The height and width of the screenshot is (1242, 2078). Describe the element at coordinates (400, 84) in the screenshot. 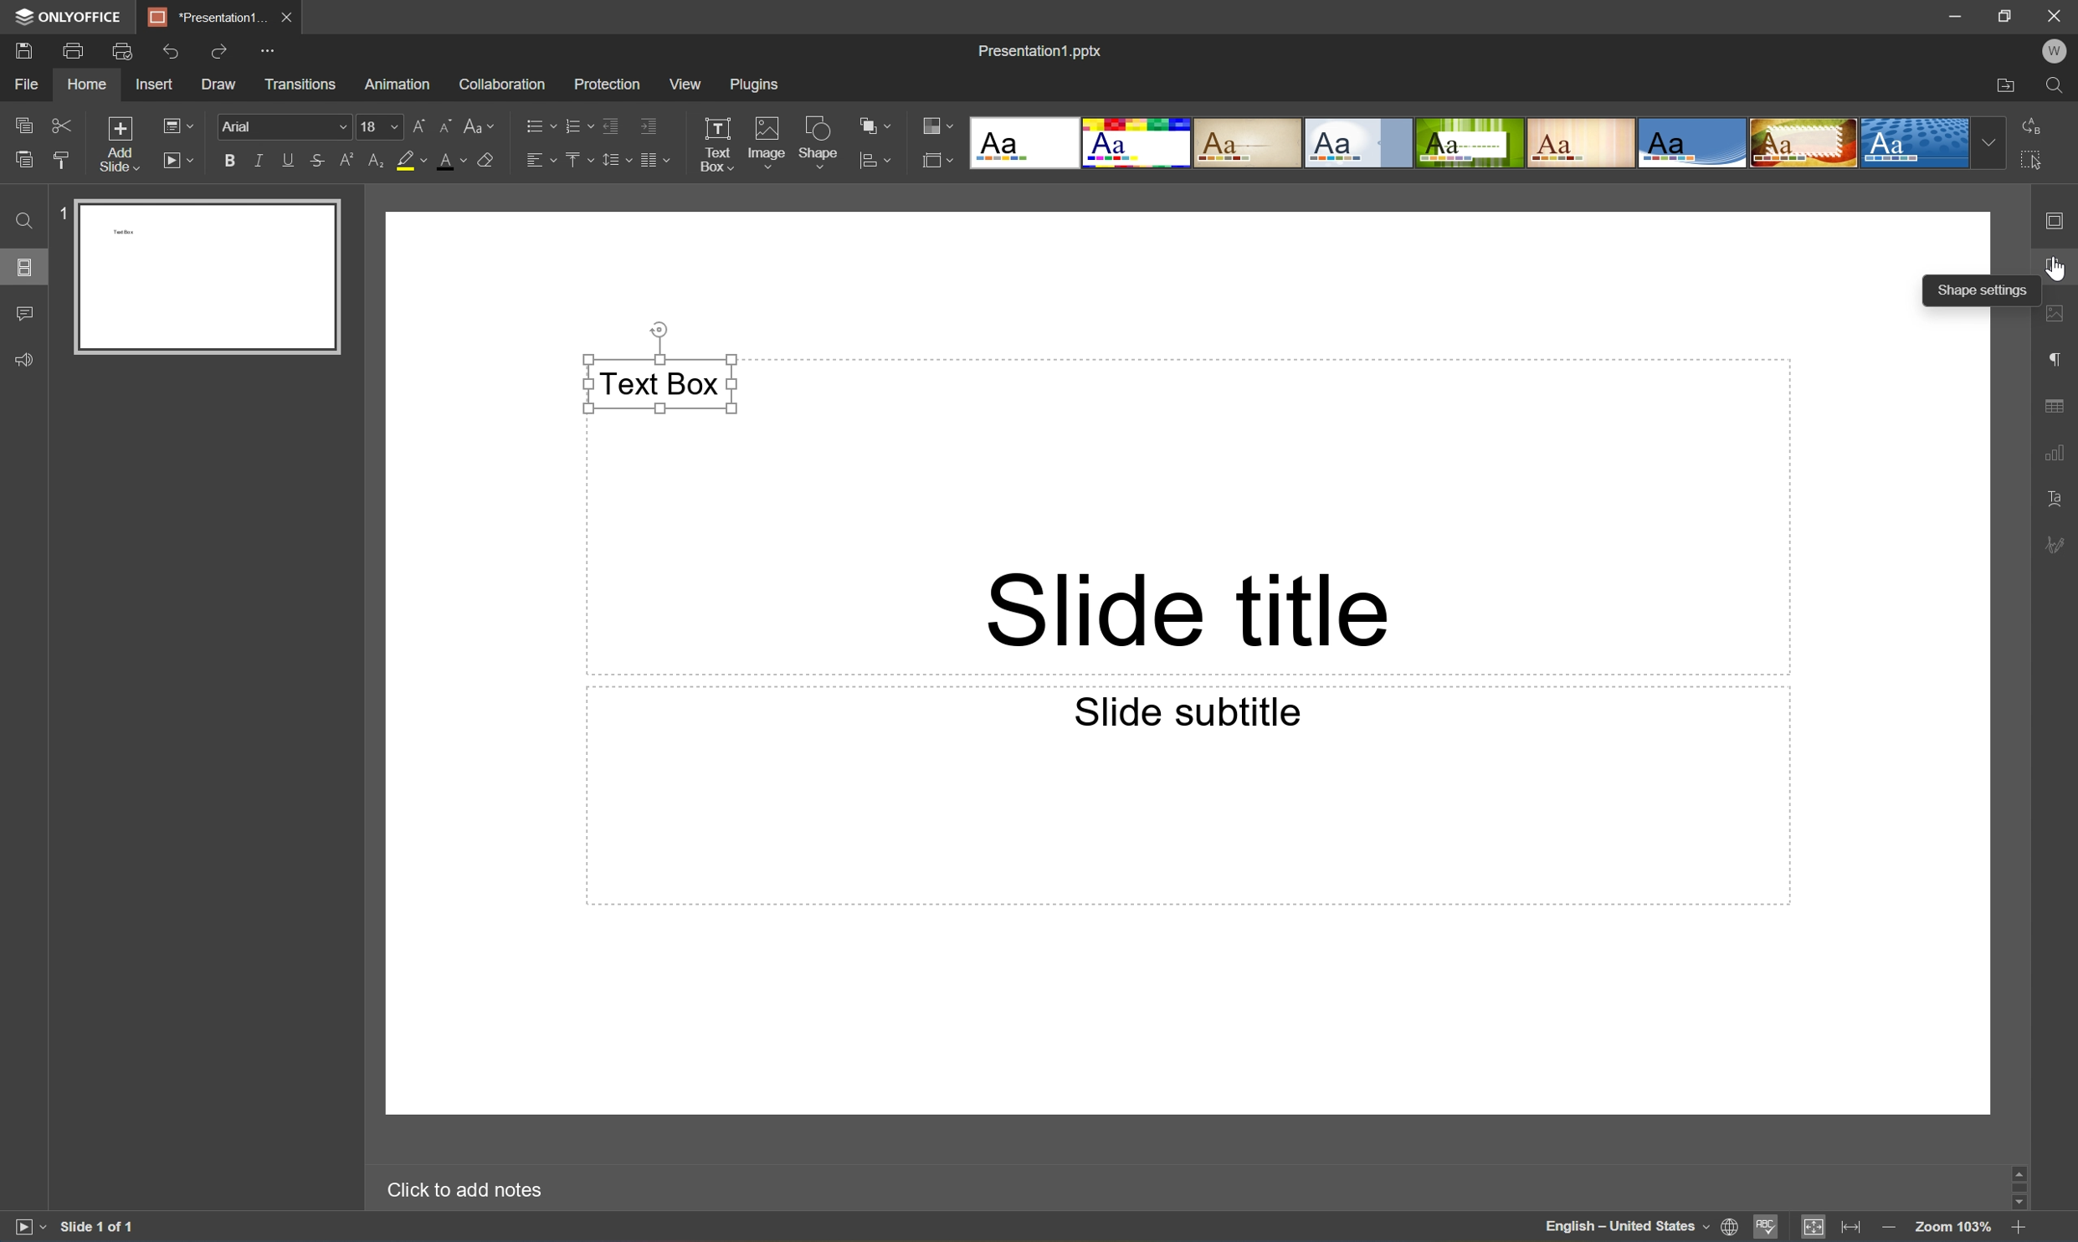

I see `Animation` at that location.